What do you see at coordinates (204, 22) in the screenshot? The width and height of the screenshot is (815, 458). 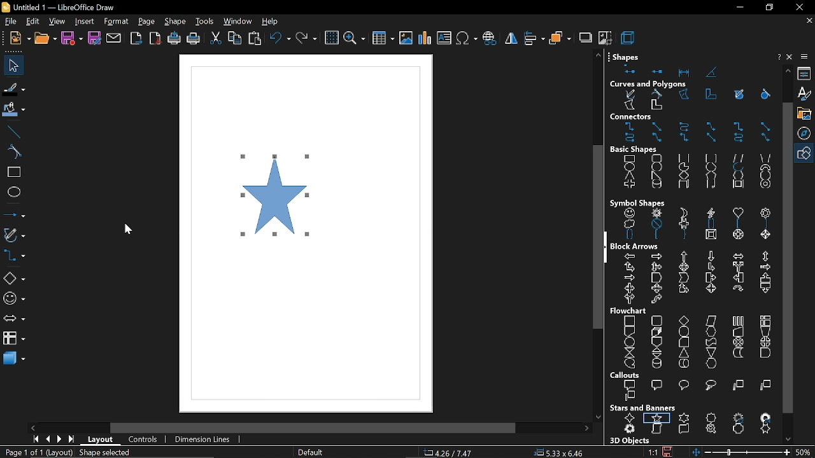 I see `tools` at bounding box center [204, 22].